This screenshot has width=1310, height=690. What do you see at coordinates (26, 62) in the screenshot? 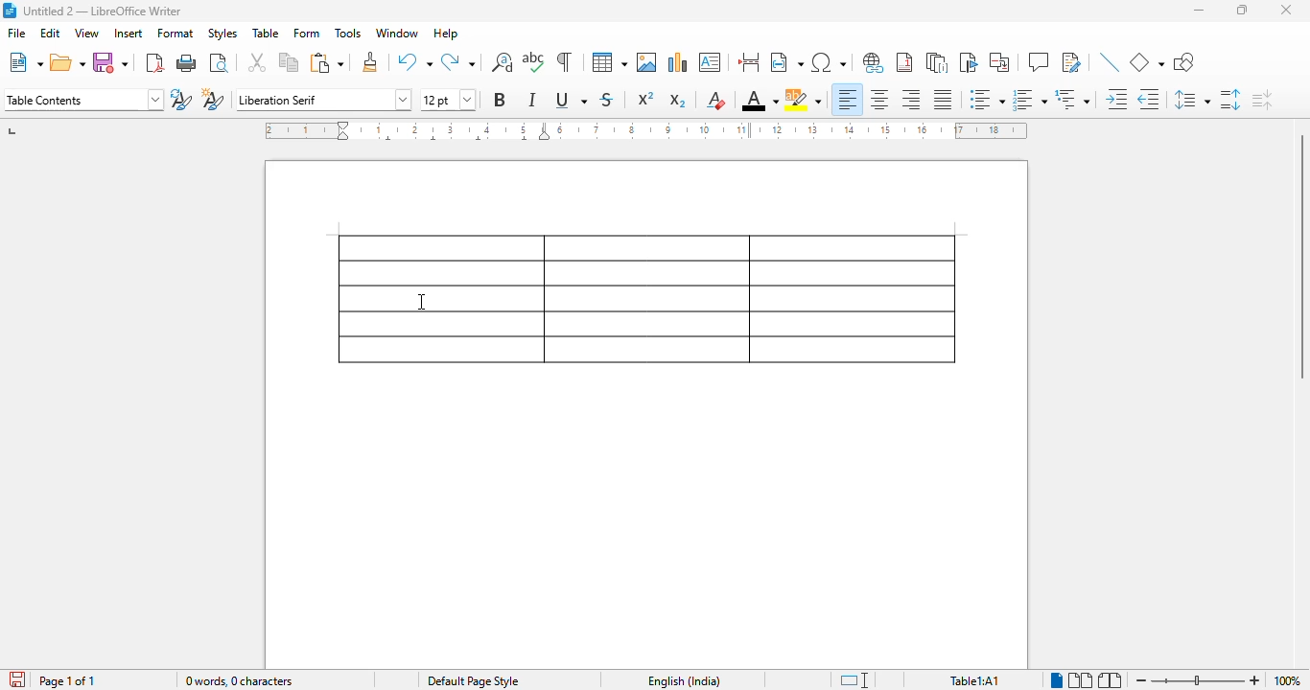
I see `new` at bounding box center [26, 62].